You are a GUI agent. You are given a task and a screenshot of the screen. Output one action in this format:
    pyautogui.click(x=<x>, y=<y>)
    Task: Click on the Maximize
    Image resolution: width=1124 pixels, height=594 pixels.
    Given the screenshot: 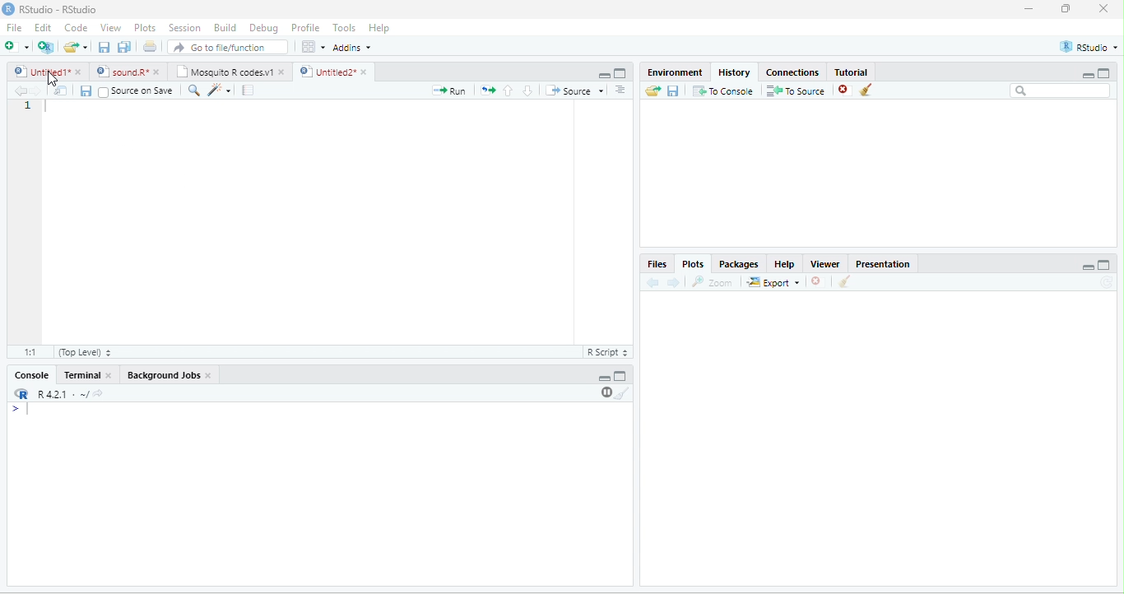 What is the action you would take?
    pyautogui.click(x=620, y=376)
    